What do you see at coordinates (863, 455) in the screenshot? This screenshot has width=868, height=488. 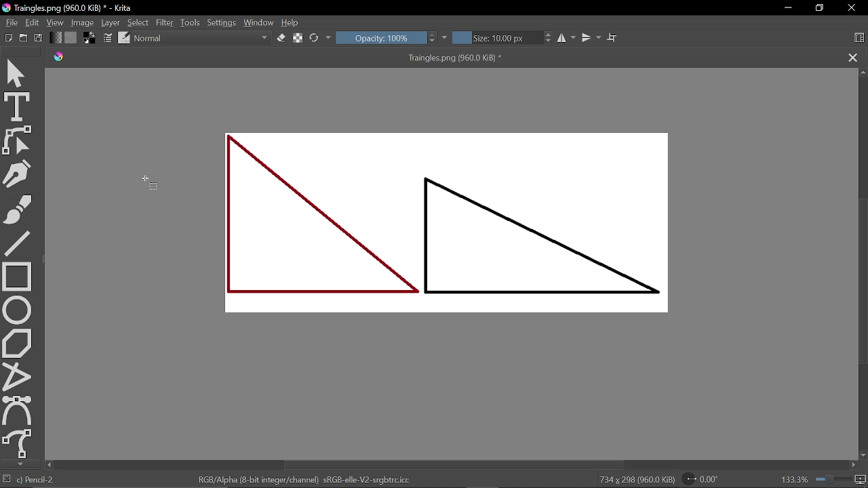 I see `Move down` at bounding box center [863, 455].